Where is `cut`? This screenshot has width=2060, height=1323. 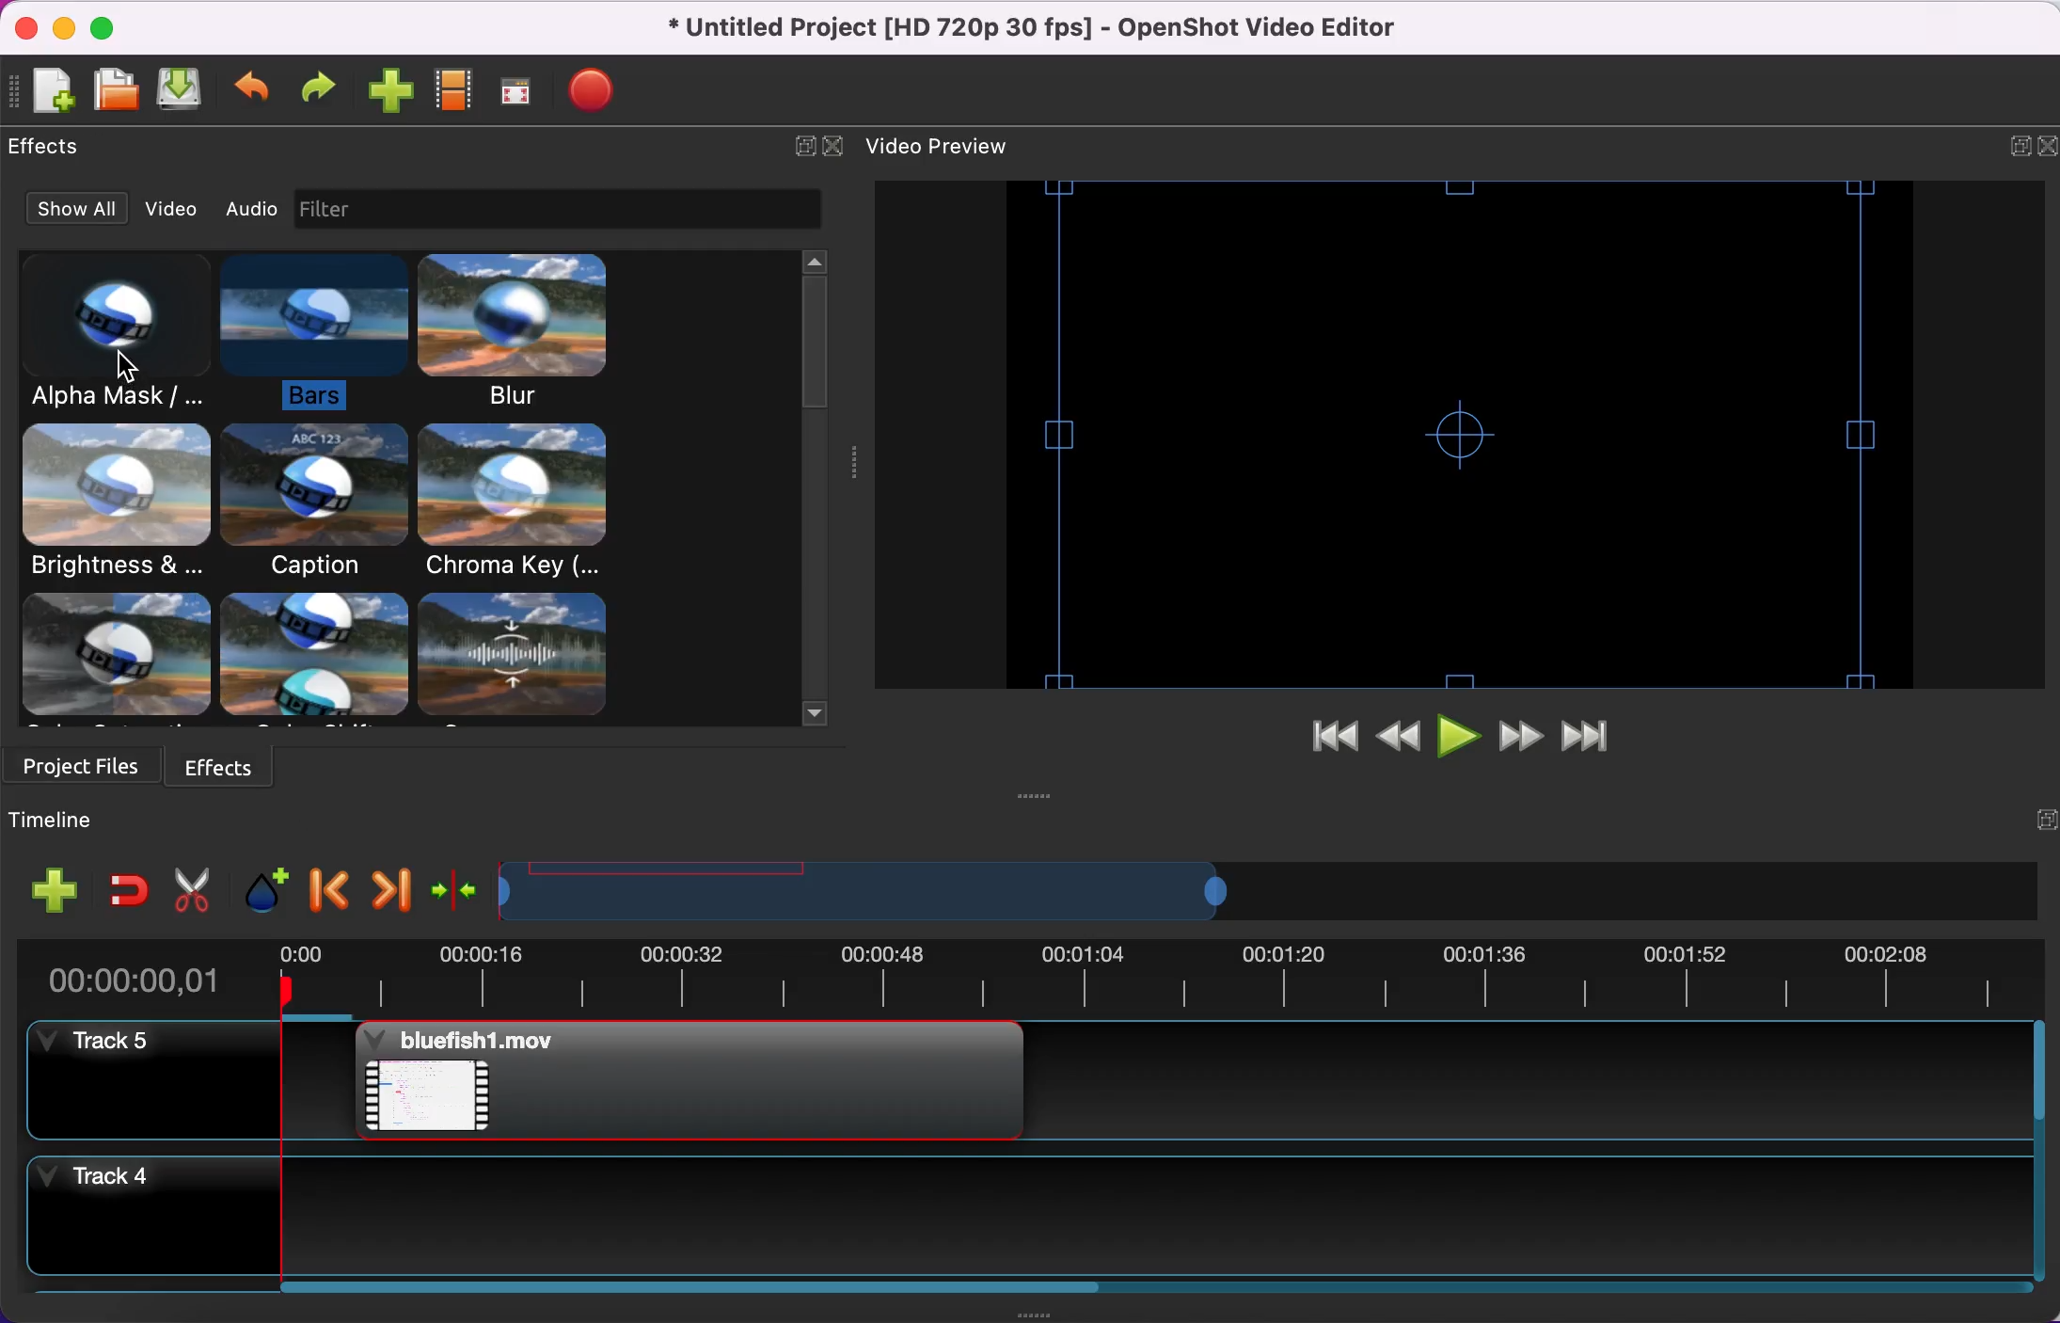
cut is located at coordinates (191, 887).